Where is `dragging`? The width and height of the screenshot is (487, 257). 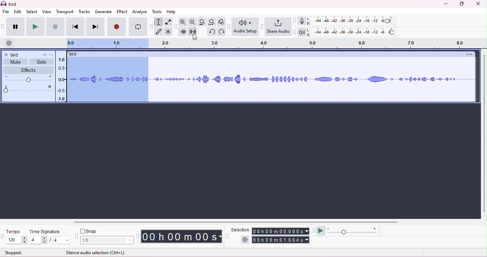
dragging is located at coordinates (107, 79).